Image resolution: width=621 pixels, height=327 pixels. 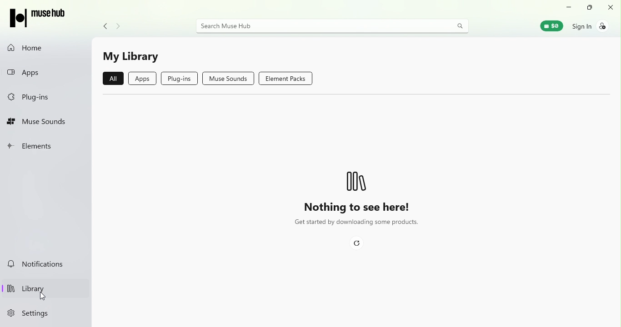 I want to click on Muse Hub Logo, so click(x=40, y=15).